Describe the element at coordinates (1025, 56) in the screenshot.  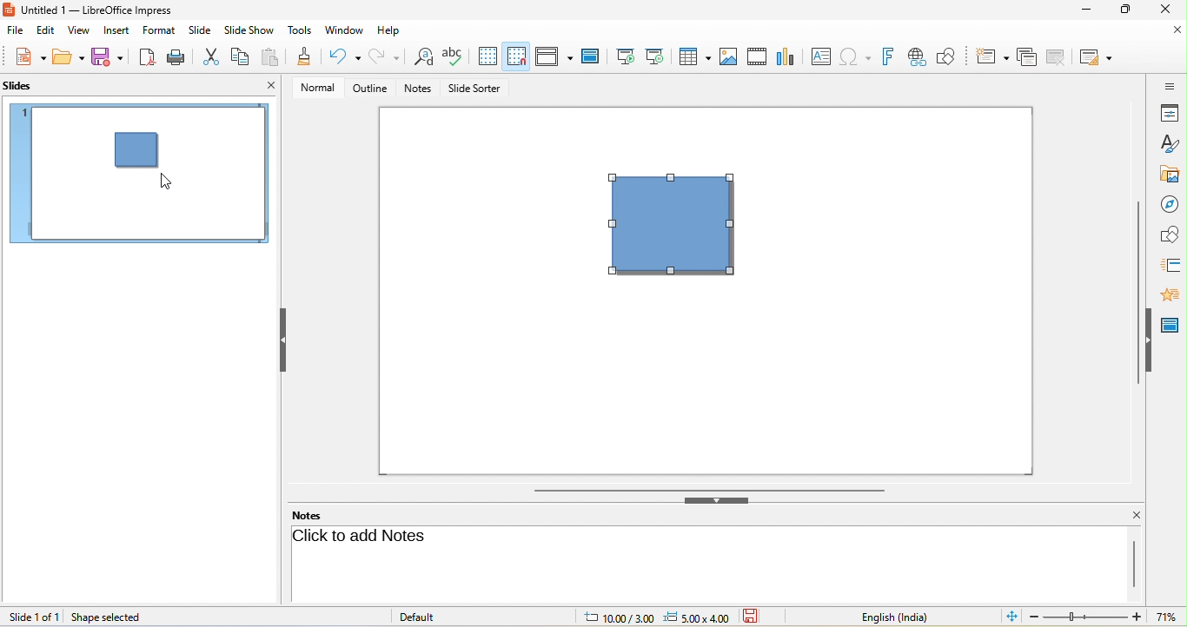
I see `duplicate slide` at that location.